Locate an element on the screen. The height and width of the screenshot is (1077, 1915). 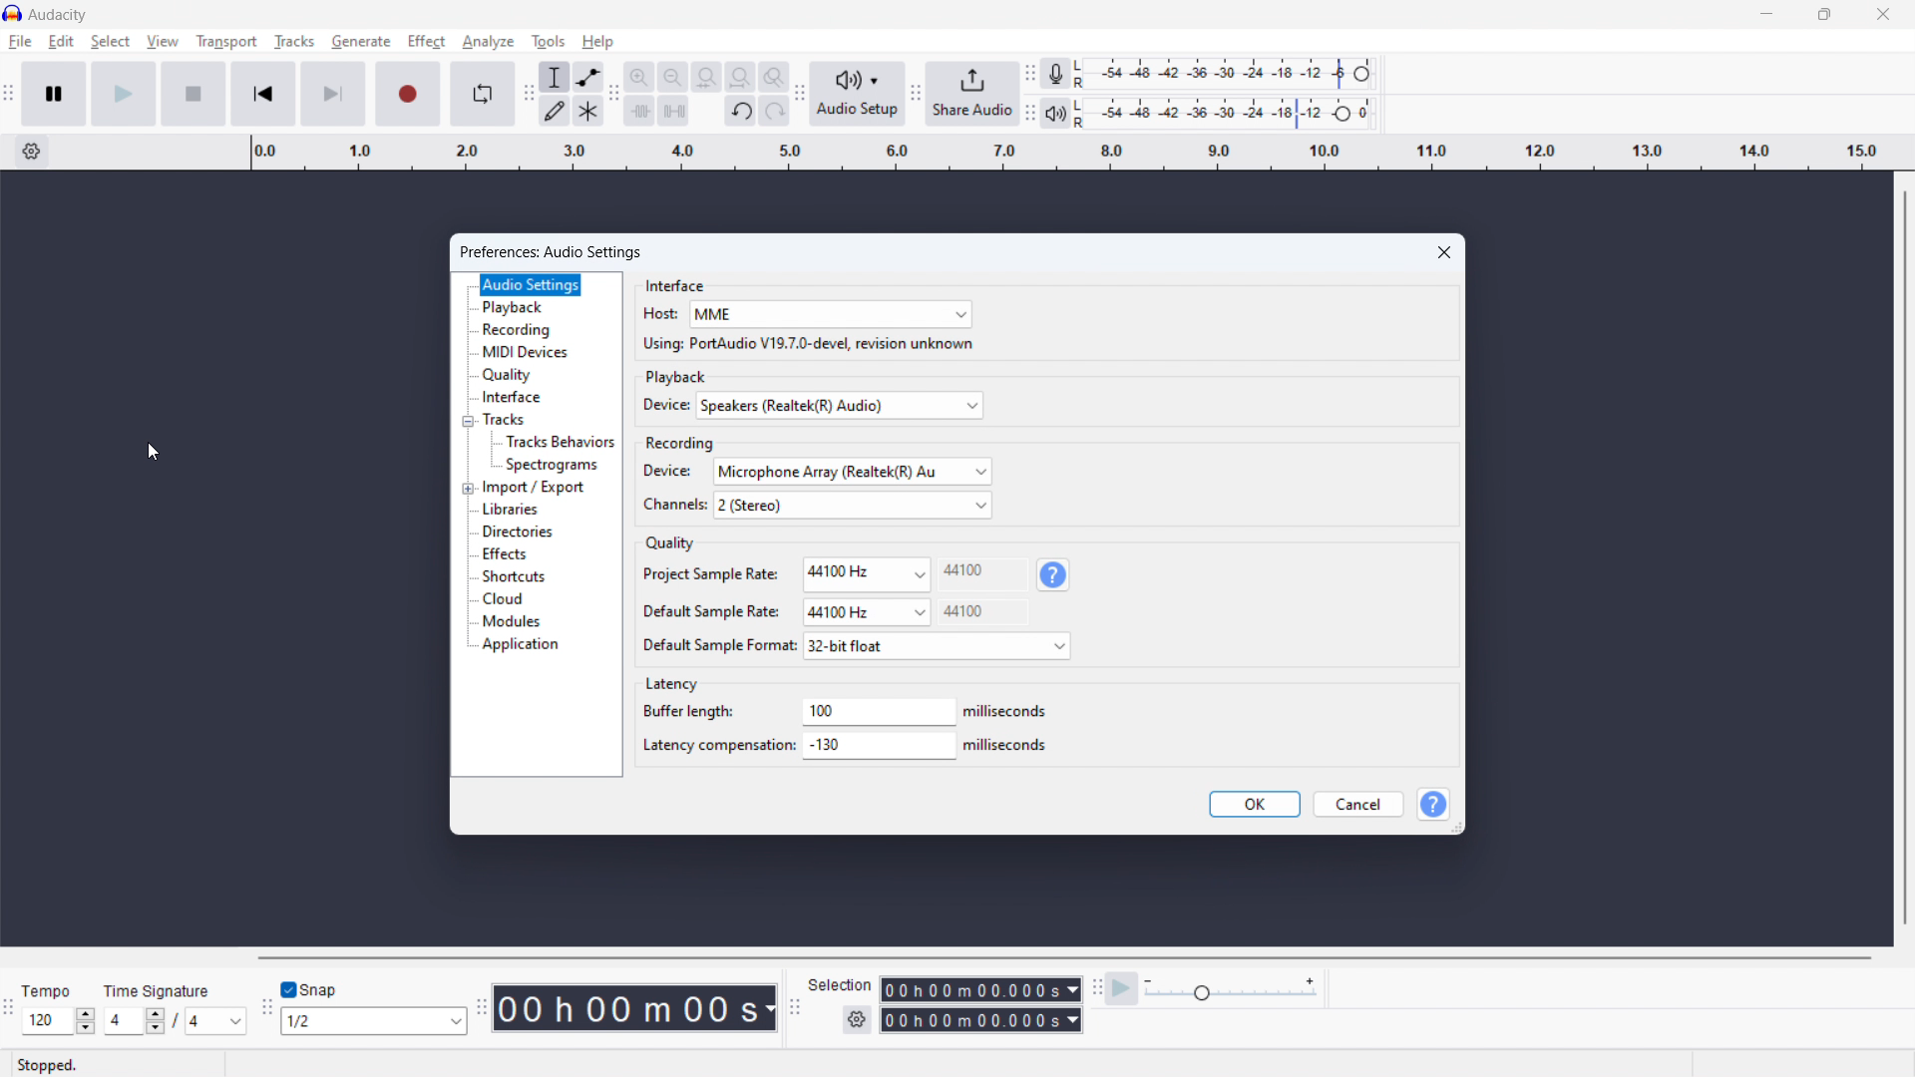
44100 is located at coordinates (968, 588).